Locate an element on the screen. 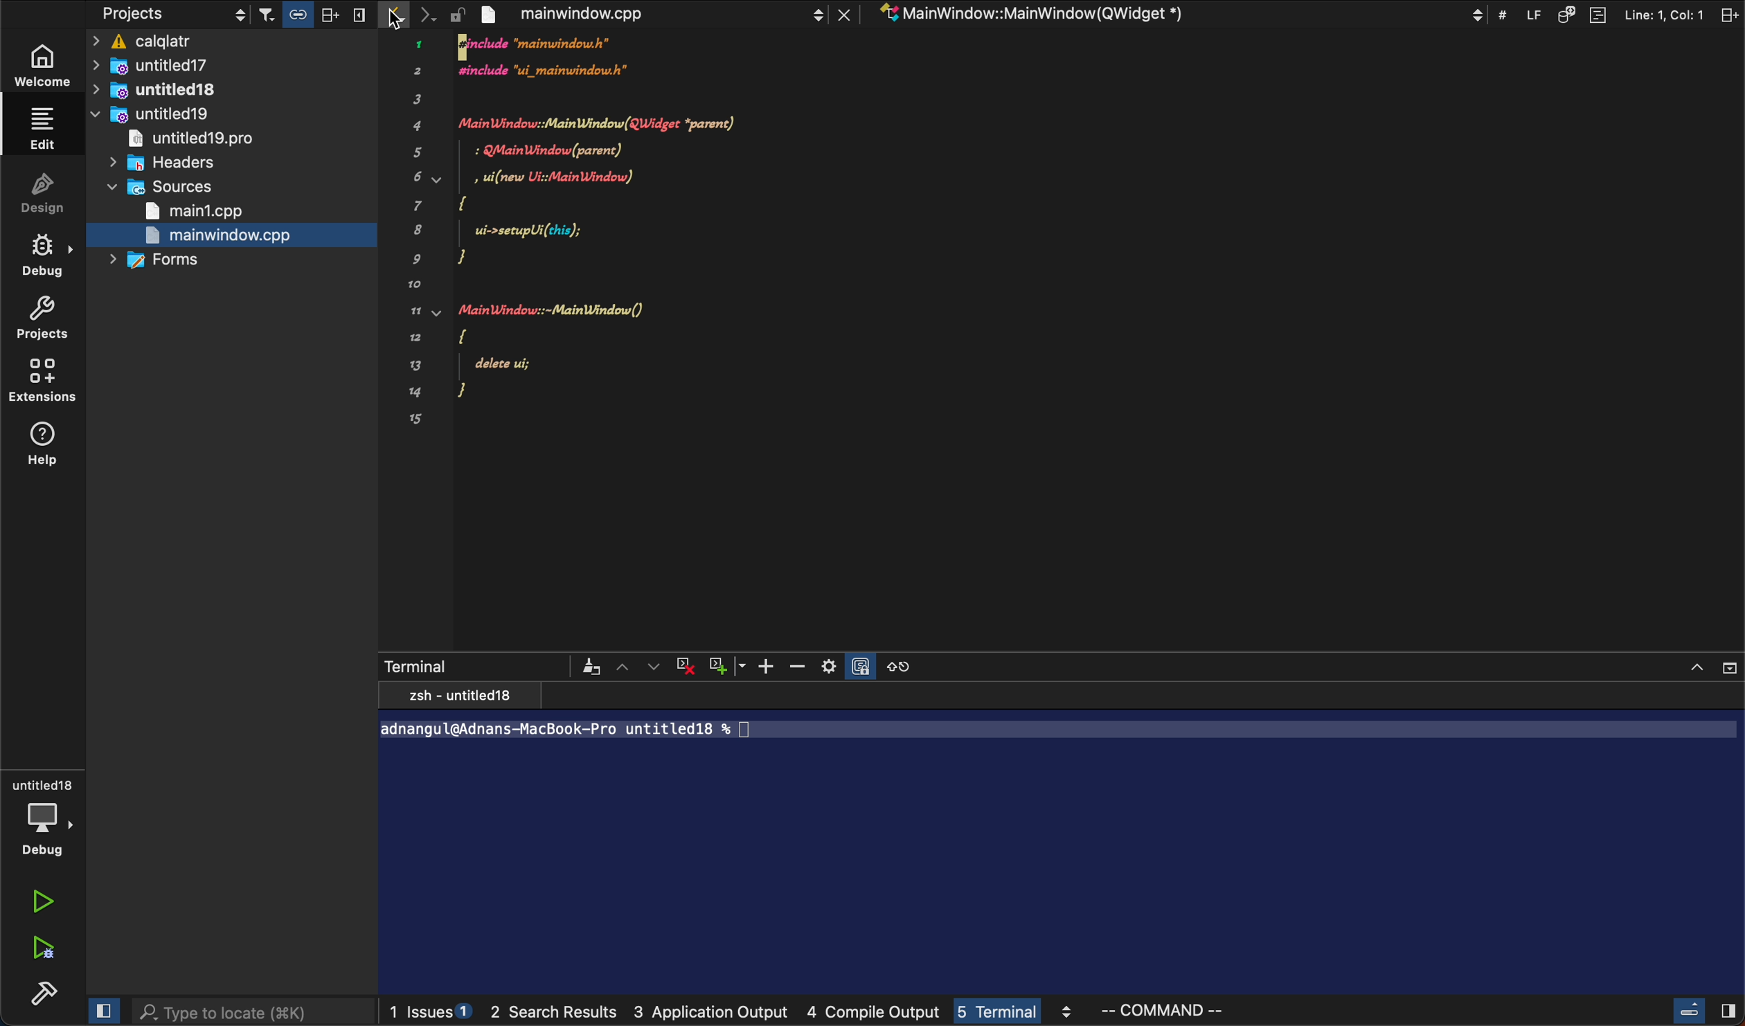 The image size is (1745, 1026). debug is located at coordinates (43, 259).